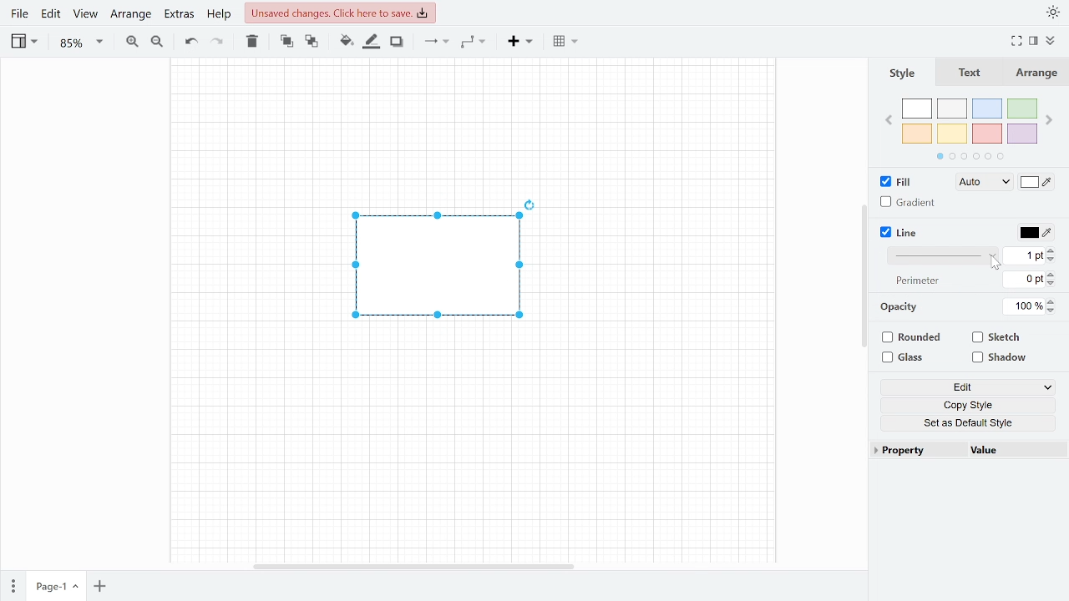 Image resolution: width=1069 pixels, height=601 pixels. What do you see at coordinates (1051, 118) in the screenshot?
I see `Next` at bounding box center [1051, 118].